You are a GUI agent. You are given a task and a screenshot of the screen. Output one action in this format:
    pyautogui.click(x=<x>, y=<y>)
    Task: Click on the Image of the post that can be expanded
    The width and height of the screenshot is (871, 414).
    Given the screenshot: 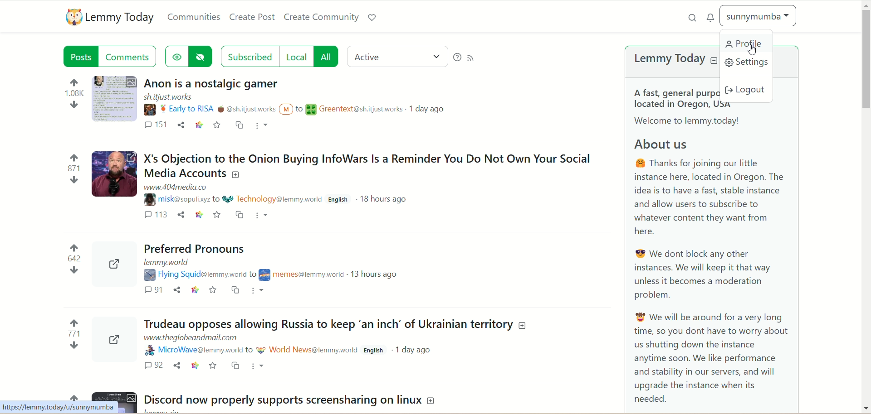 What is the action you would take?
    pyautogui.click(x=116, y=96)
    